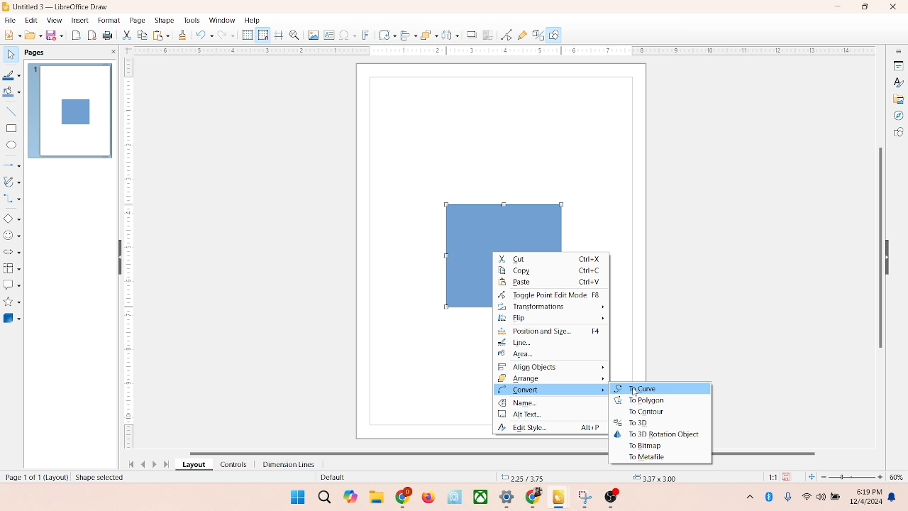 The height and width of the screenshot is (511, 908). Describe the element at coordinates (127, 36) in the screenshot. I see `cut` at that location.